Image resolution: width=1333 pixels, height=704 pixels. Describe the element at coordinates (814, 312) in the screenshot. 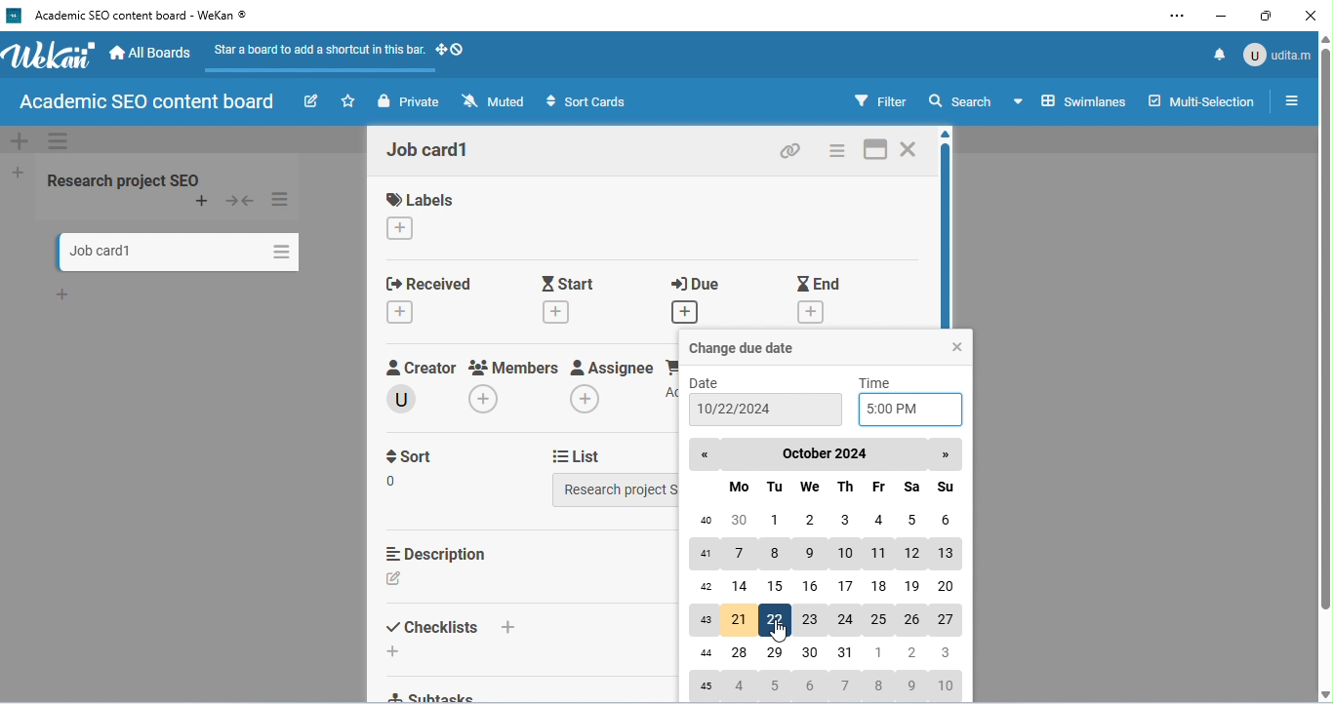

I see `add end date` at that location.